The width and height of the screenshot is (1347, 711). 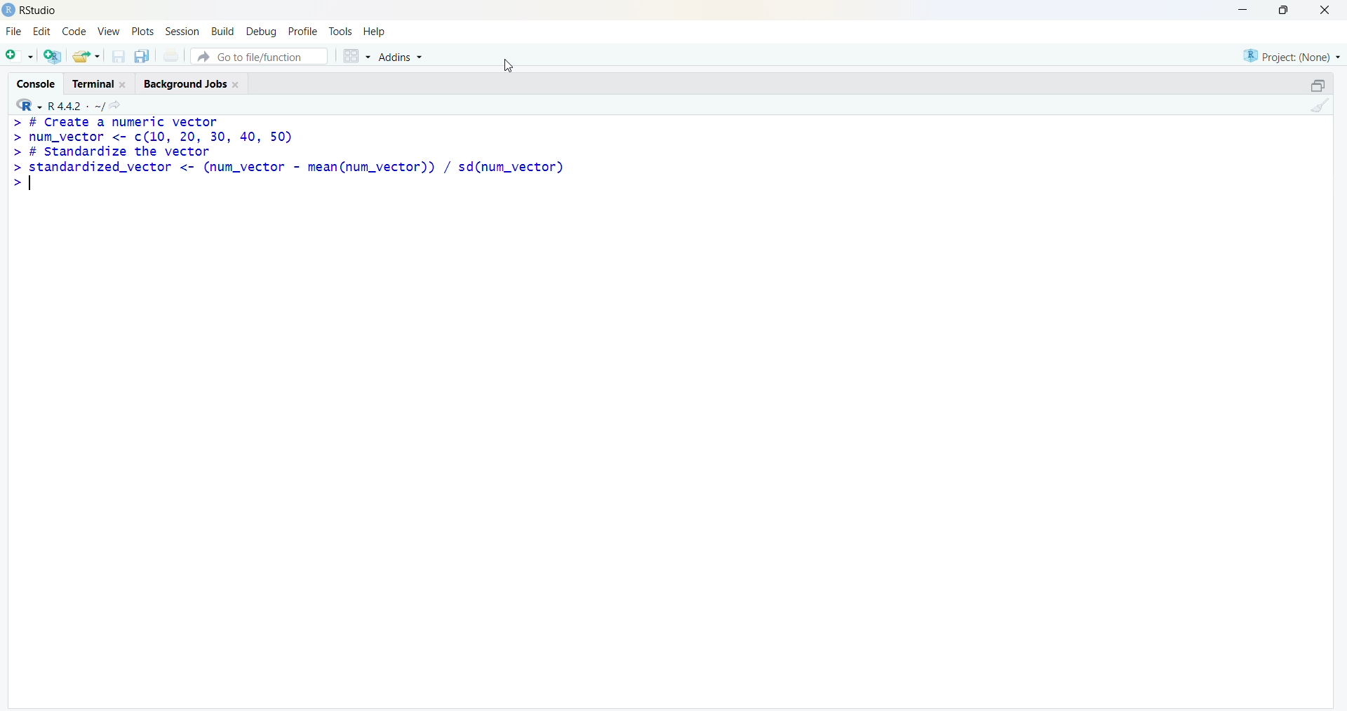 What do you see at coordinates (1245, 10) in the screenshot?
I see `minimise` at bounding box center [1245, 10].